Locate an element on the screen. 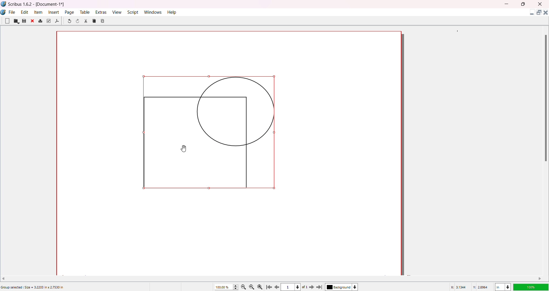 The height and width of the screenshot is (291, 549). Copy is located at coordinates (94, 21).